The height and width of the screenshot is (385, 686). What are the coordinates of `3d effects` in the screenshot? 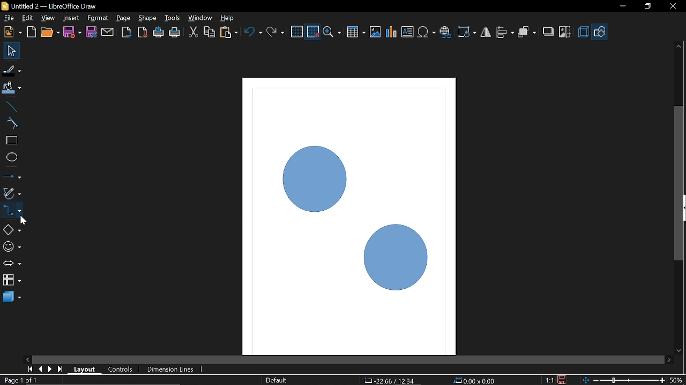 It's located at (584, 32).